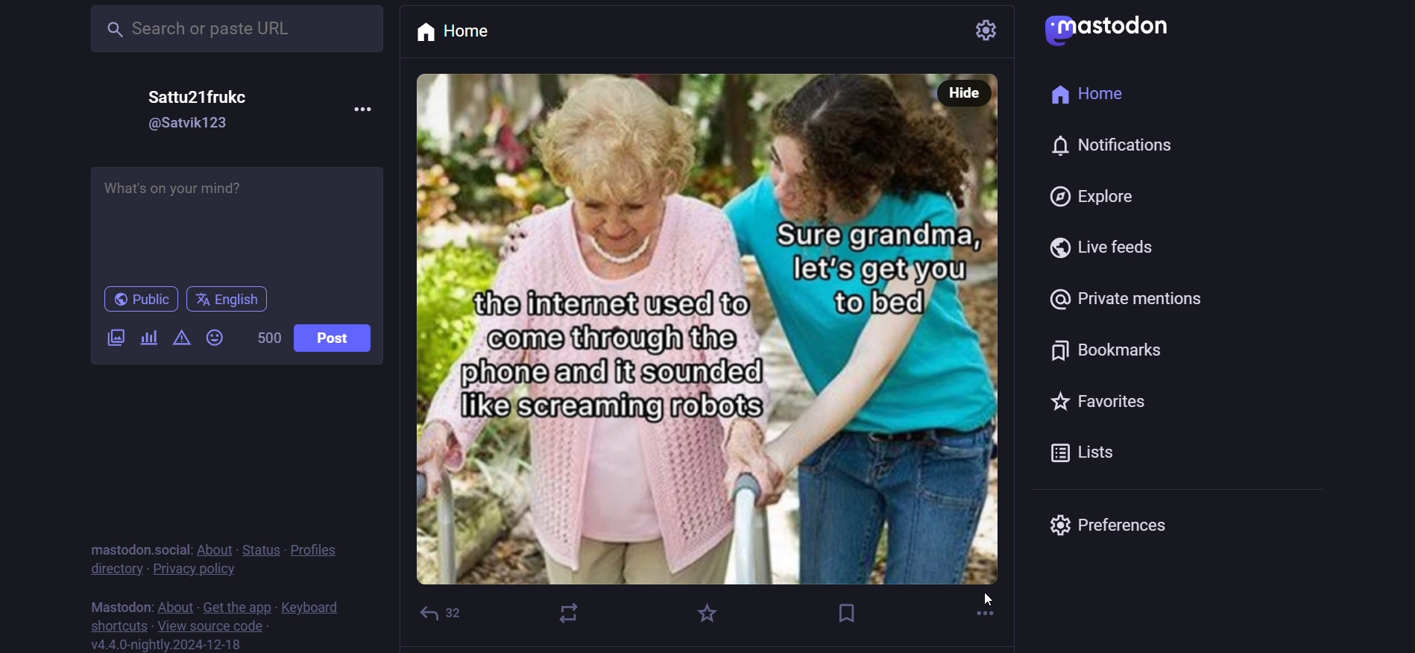 This screenshot has height=653, width=1415. I want to click on post, so click(341, 335).